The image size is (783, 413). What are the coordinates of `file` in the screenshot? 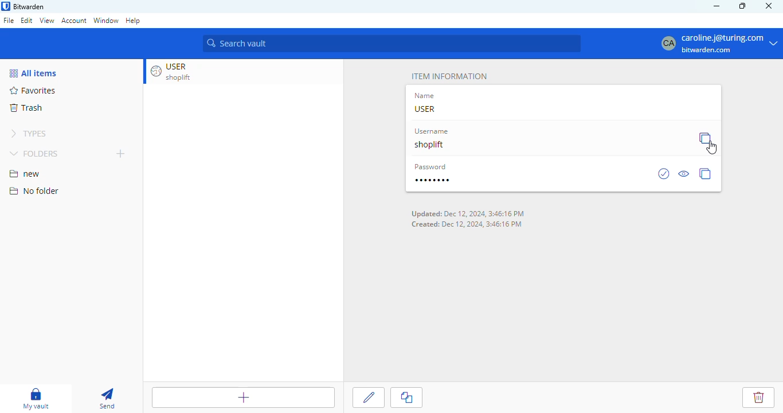 It's located at (9, 20).